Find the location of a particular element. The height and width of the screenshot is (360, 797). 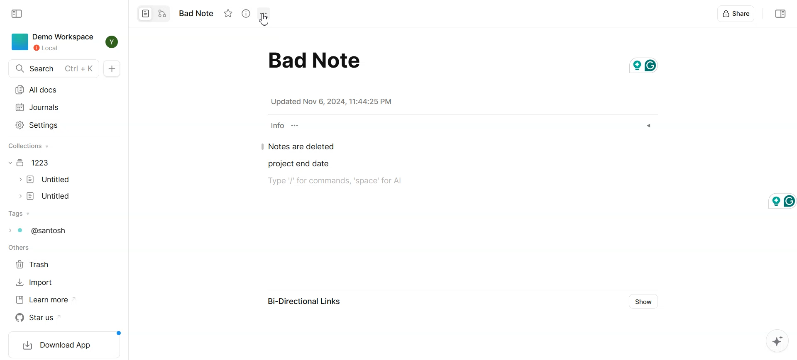

Tags  is located at coordinates (37, 230).